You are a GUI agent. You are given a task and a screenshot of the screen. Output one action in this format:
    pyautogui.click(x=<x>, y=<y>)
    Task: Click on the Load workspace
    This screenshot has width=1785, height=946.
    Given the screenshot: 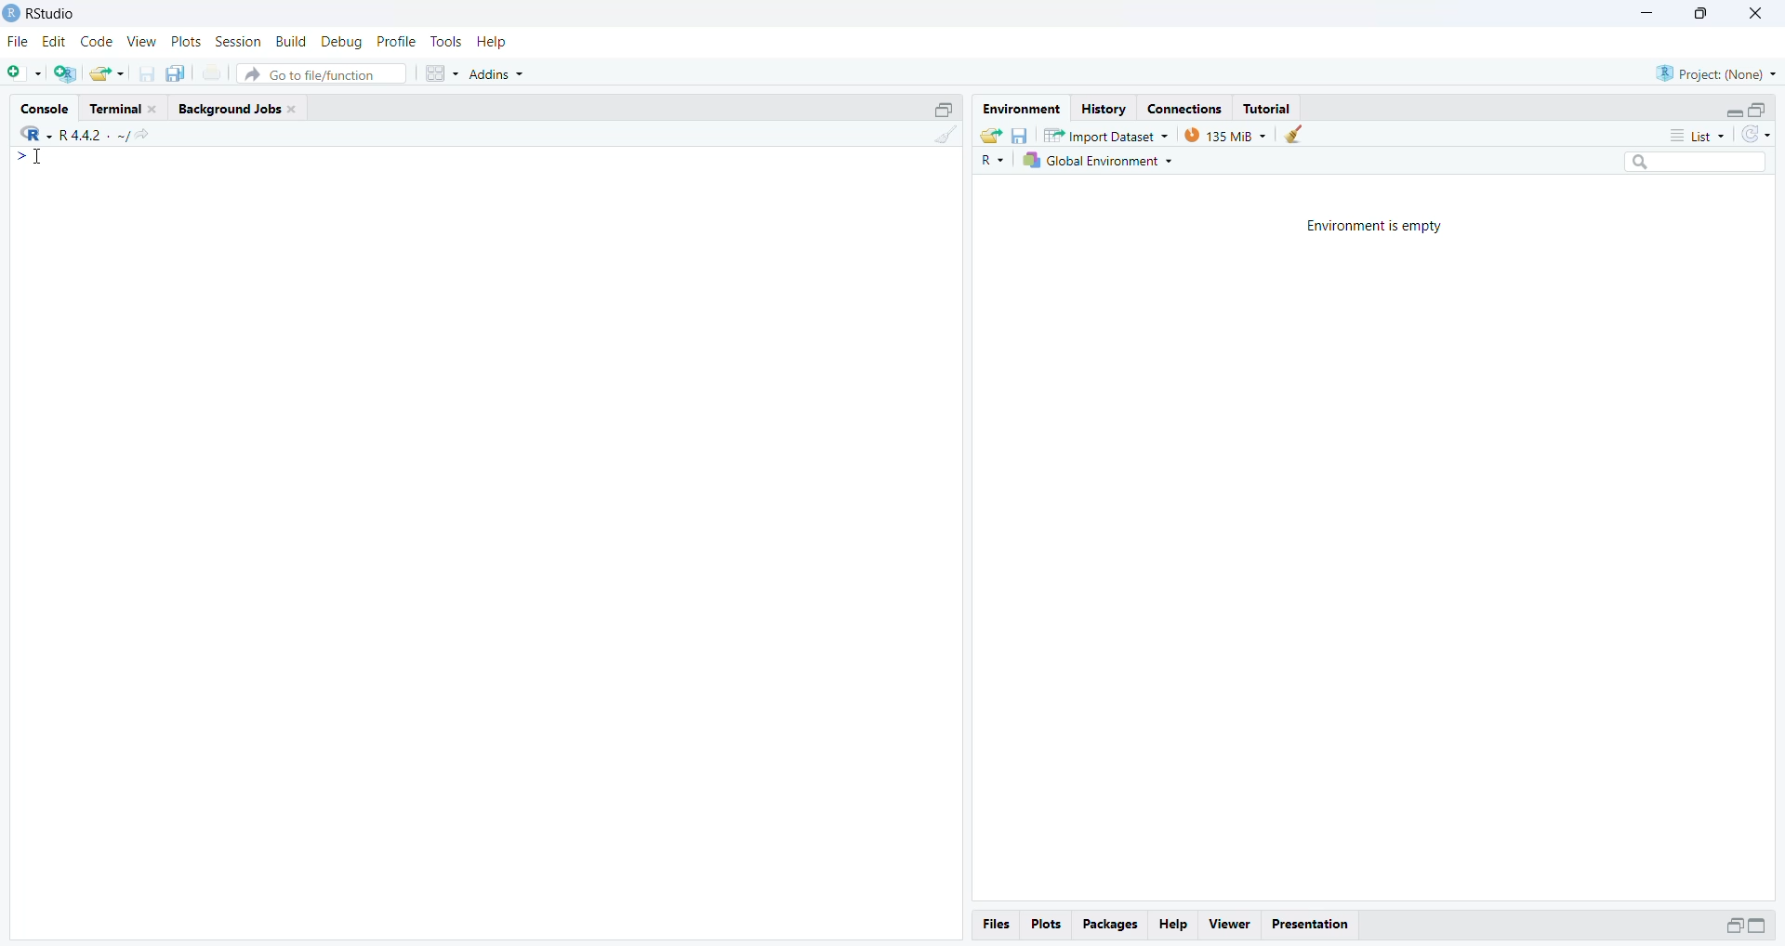 What is the action you would take?
    pyautogui.click(x=988, y=135)
    